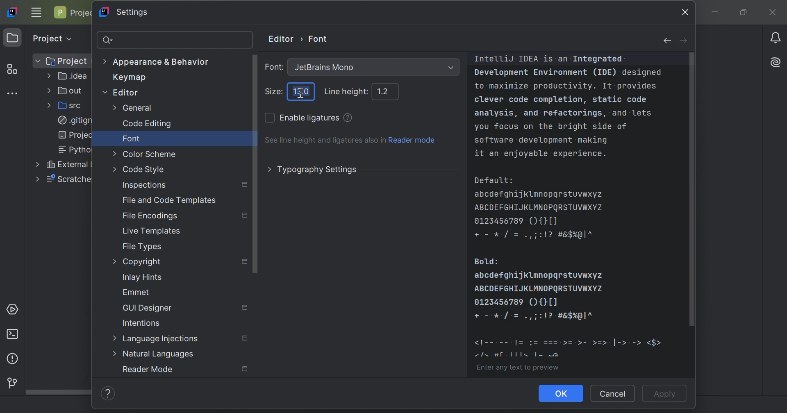 This screenshot has height=413, width=787. Describe the element at coordinates (157, 62) in the screenshot. I see `Appearance & Behavior` at that location.